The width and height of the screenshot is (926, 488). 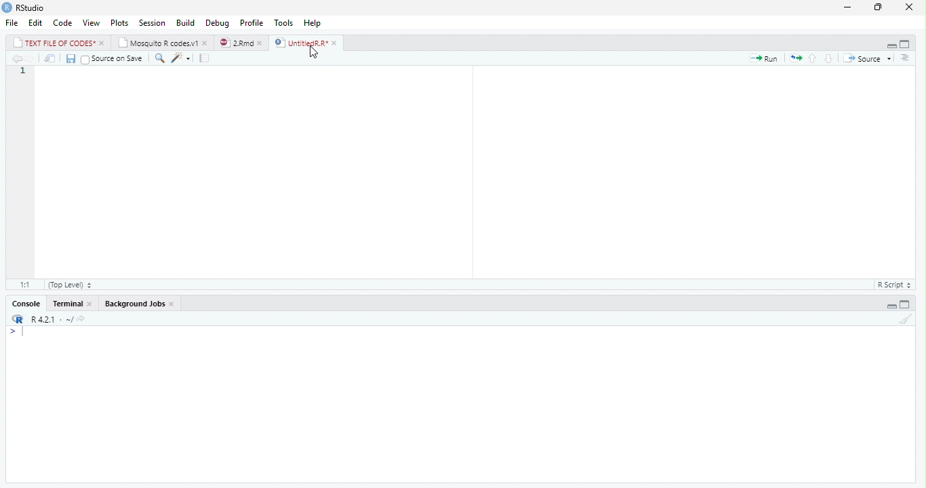 I want to click on R Script, so click(x=893, y=284).